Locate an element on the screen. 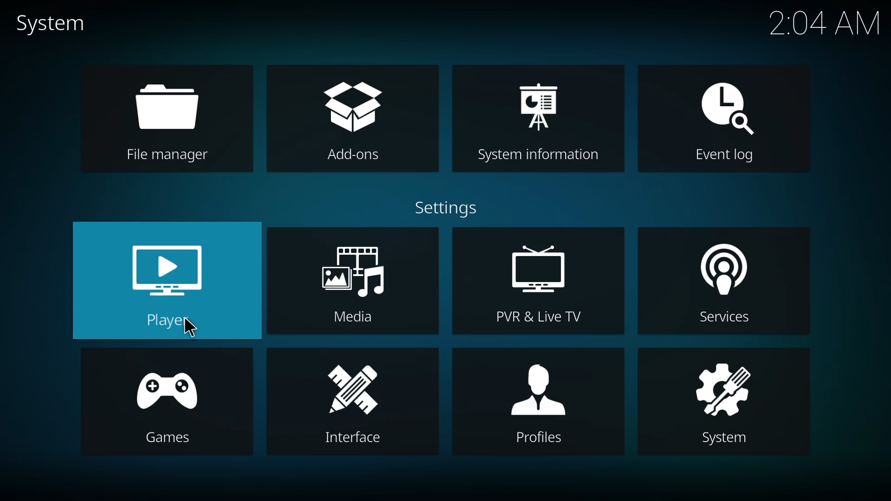  system is located at coordinates (50, 21).